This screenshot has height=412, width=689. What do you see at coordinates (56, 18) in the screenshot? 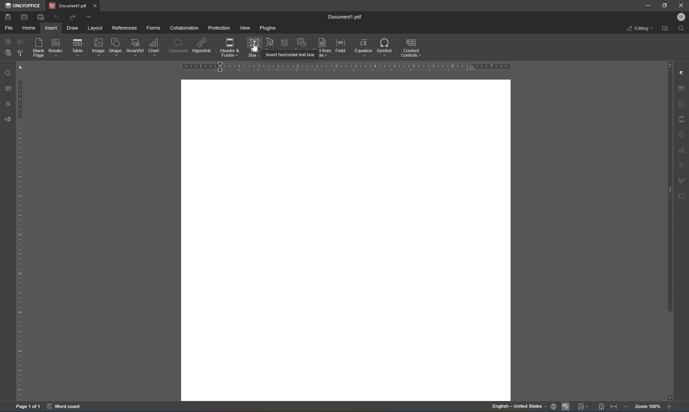
I see `Undo` at bounding box center [56, 18].